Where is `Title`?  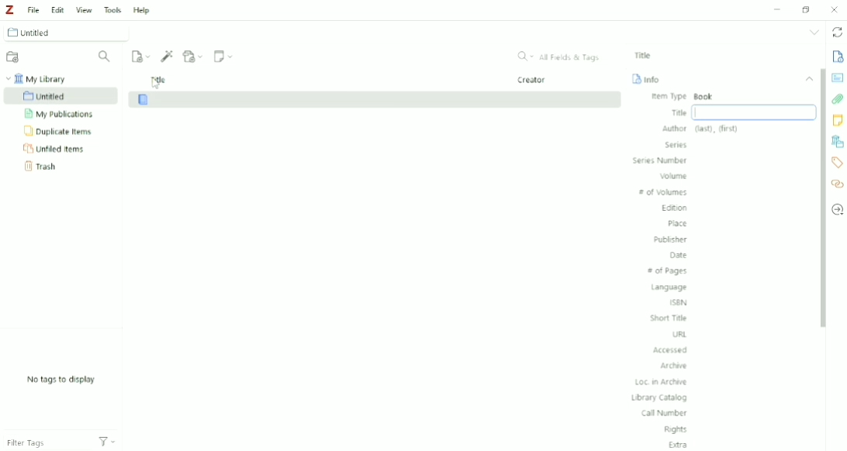
Title is located at coordinates (740, 113).